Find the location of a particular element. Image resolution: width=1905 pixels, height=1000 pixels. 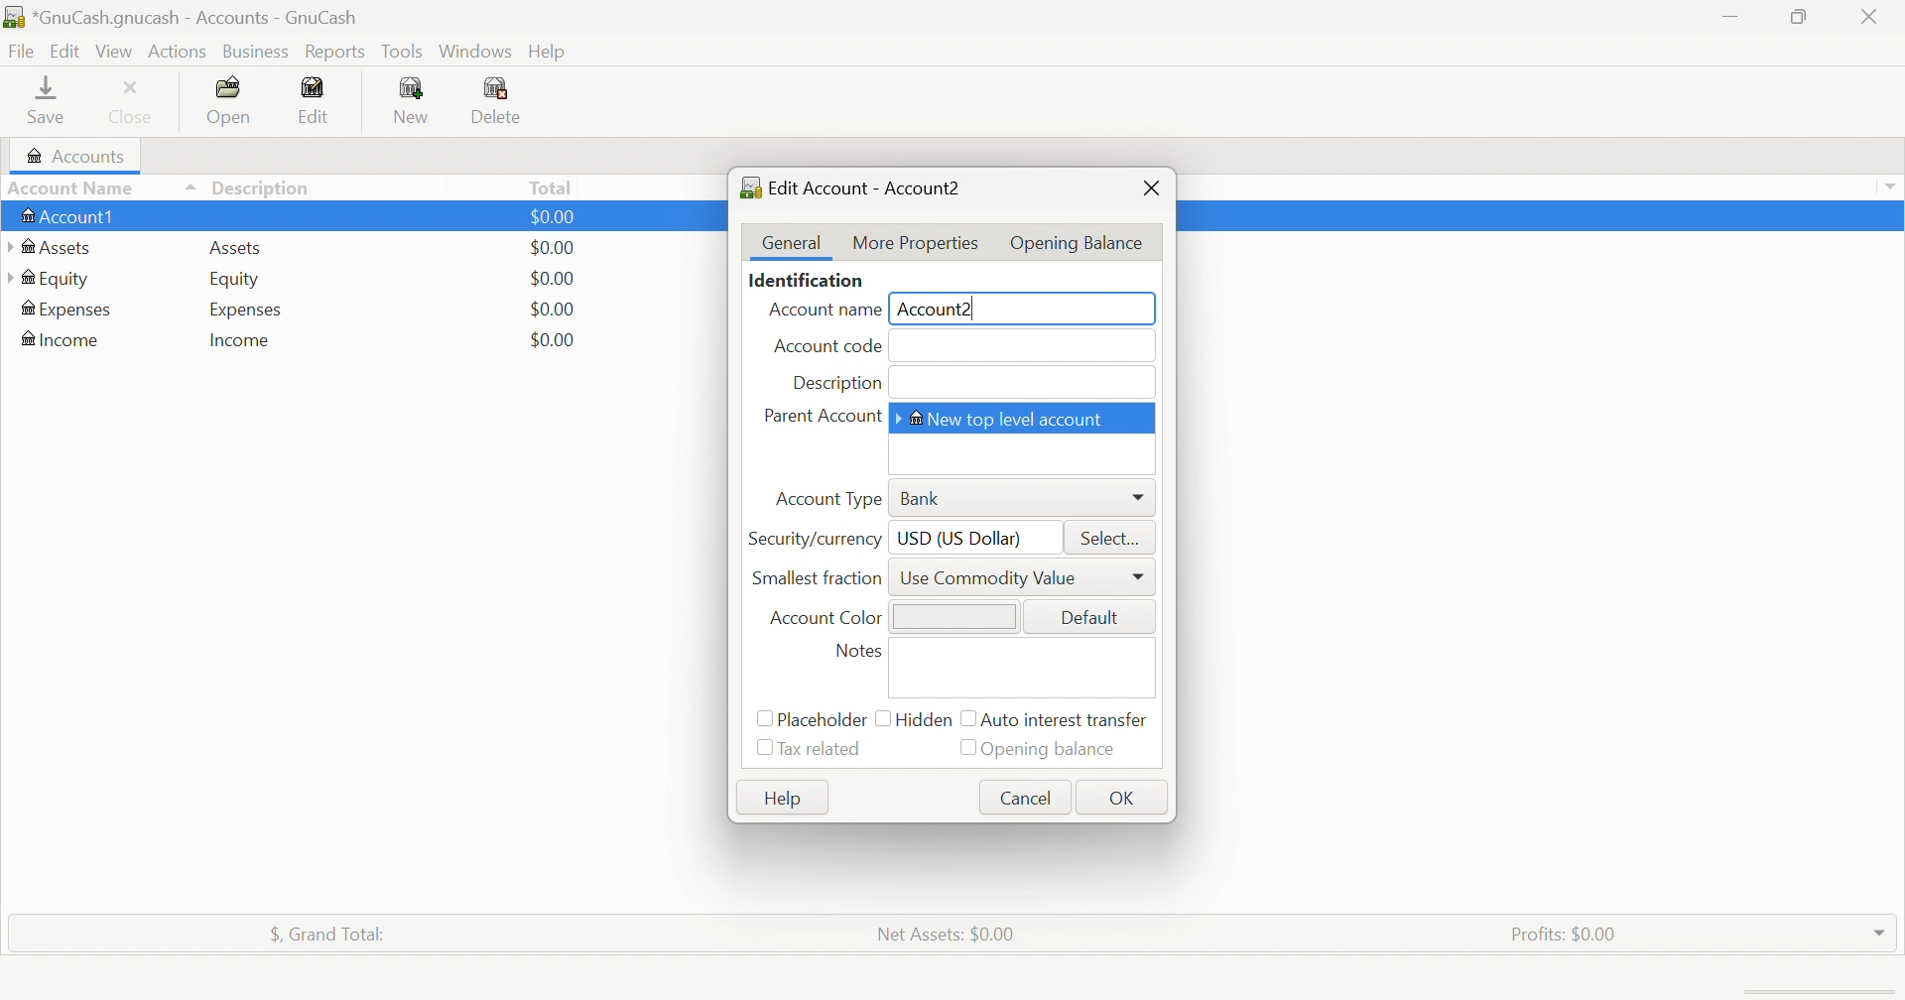

Restore Down is located at coordinates (1800, 17).